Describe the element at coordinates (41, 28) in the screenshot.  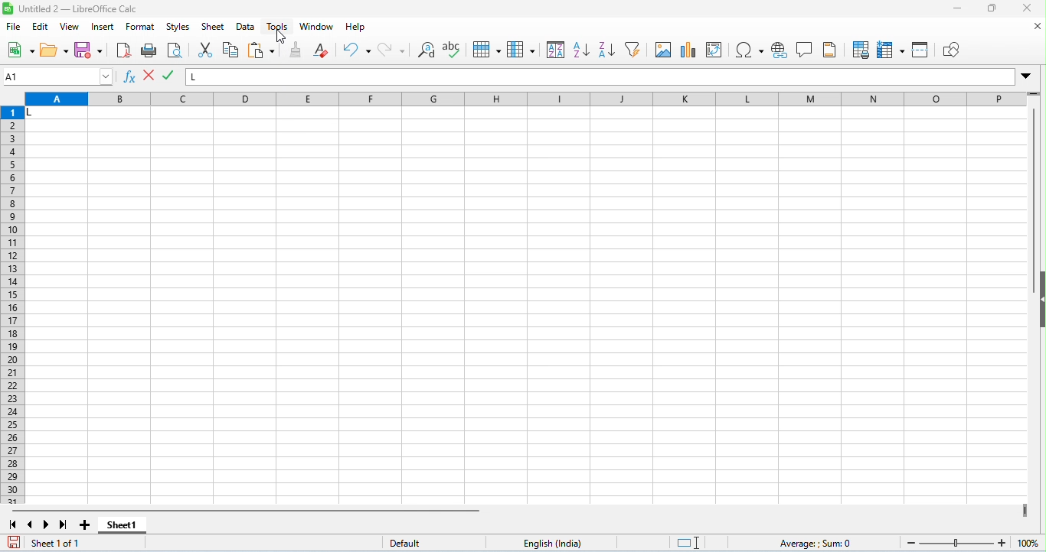
I see `edit` at that location.